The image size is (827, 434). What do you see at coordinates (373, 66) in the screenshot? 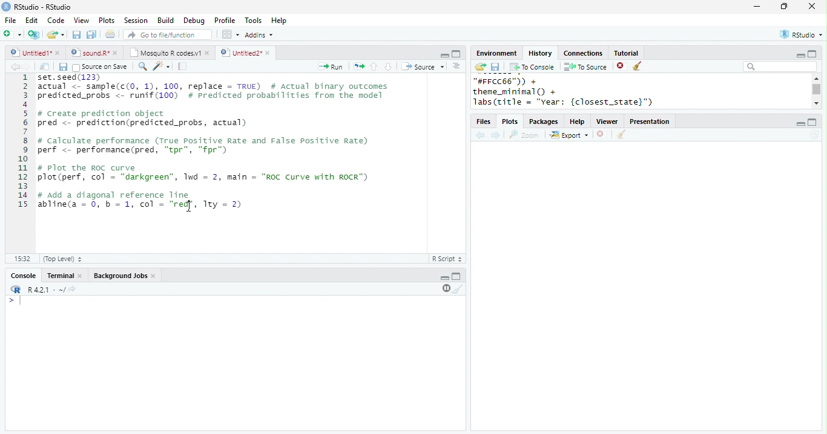
I see `up` at bounding box center [373, 66].